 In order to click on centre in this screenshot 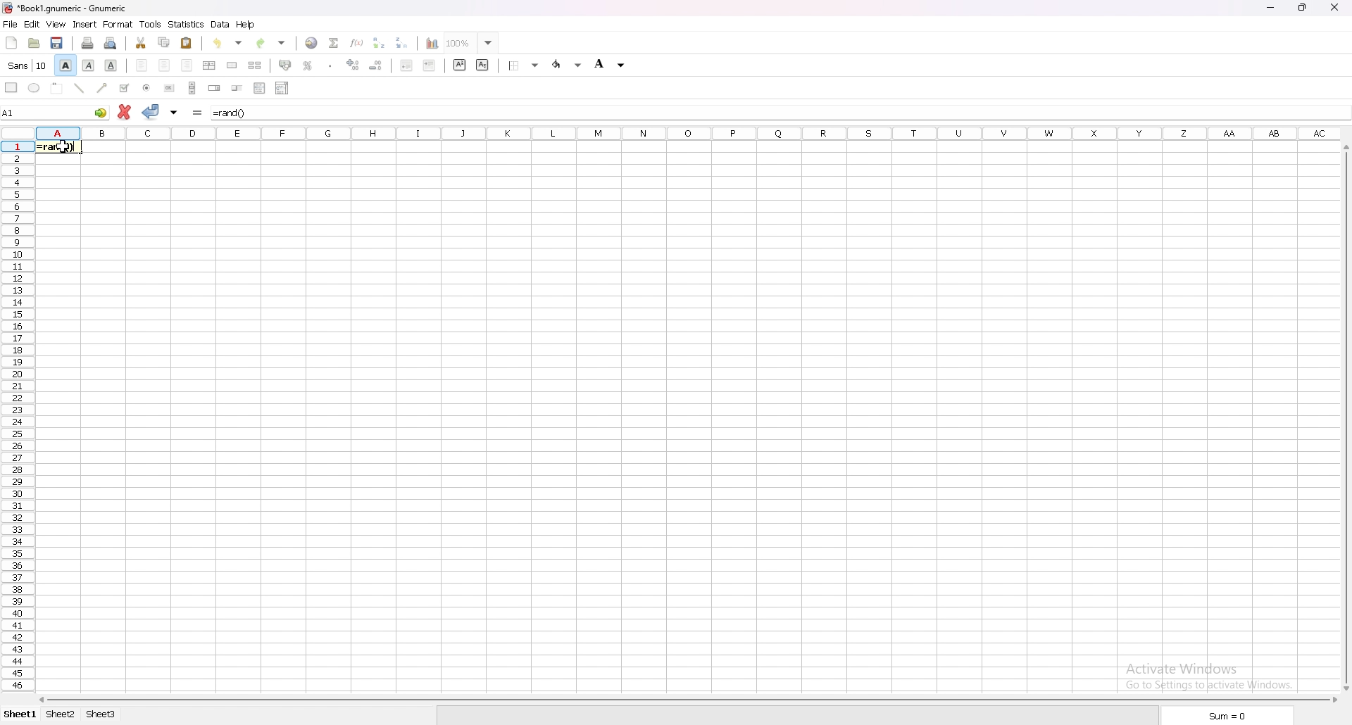, I will do `click(165, 66)`.